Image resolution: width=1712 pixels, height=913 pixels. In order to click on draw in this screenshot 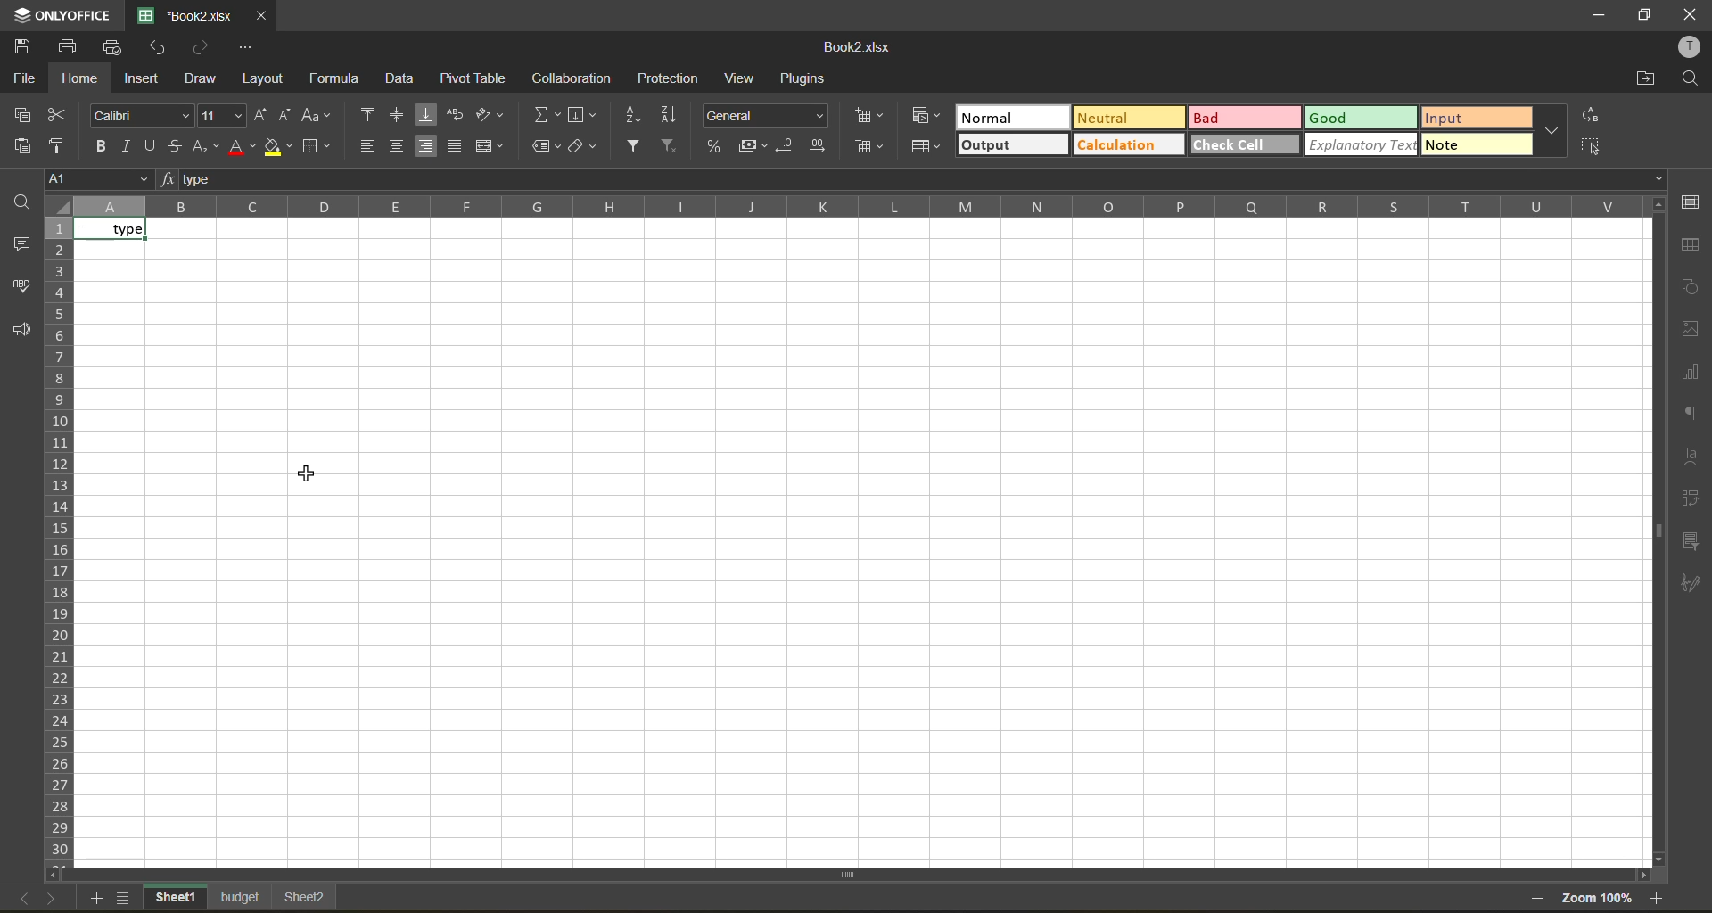, I will do `click(207, 79)`.